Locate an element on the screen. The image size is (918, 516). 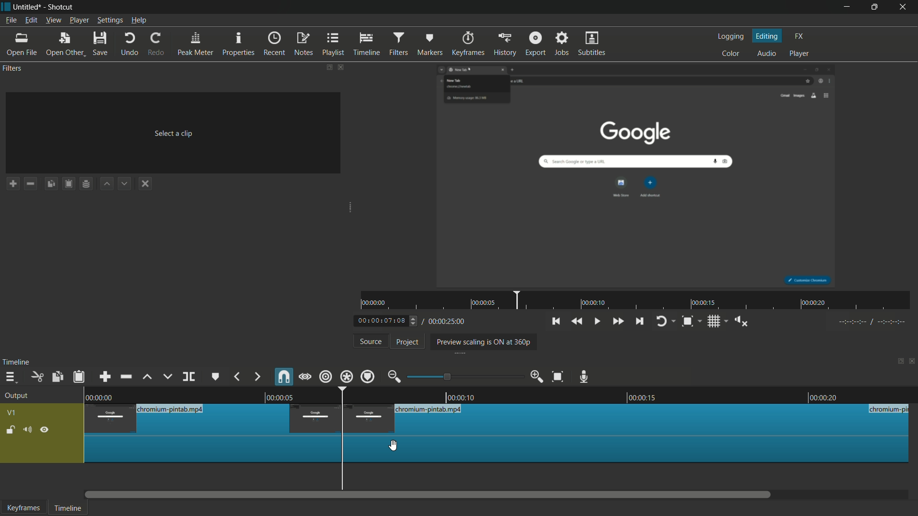
hide is located at coordinates (45, 431).